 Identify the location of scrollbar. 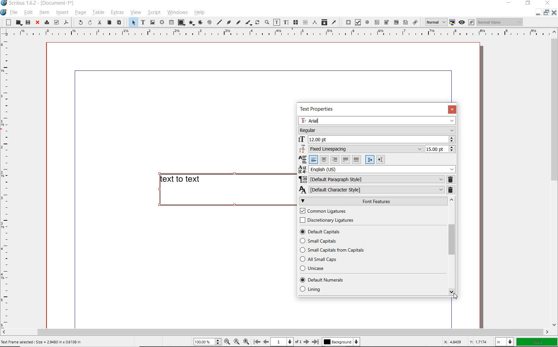
(554, 178).